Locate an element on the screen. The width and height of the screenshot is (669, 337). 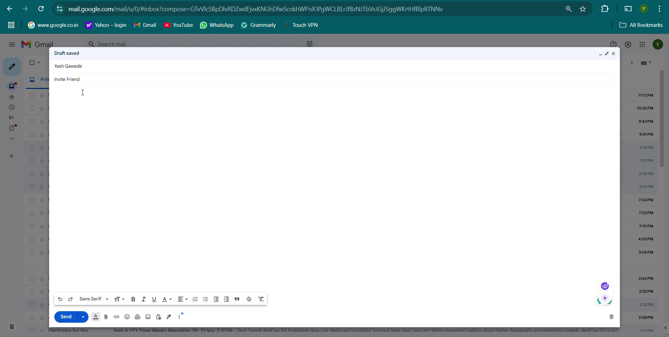
Forward is located at coordinates (25, 9).